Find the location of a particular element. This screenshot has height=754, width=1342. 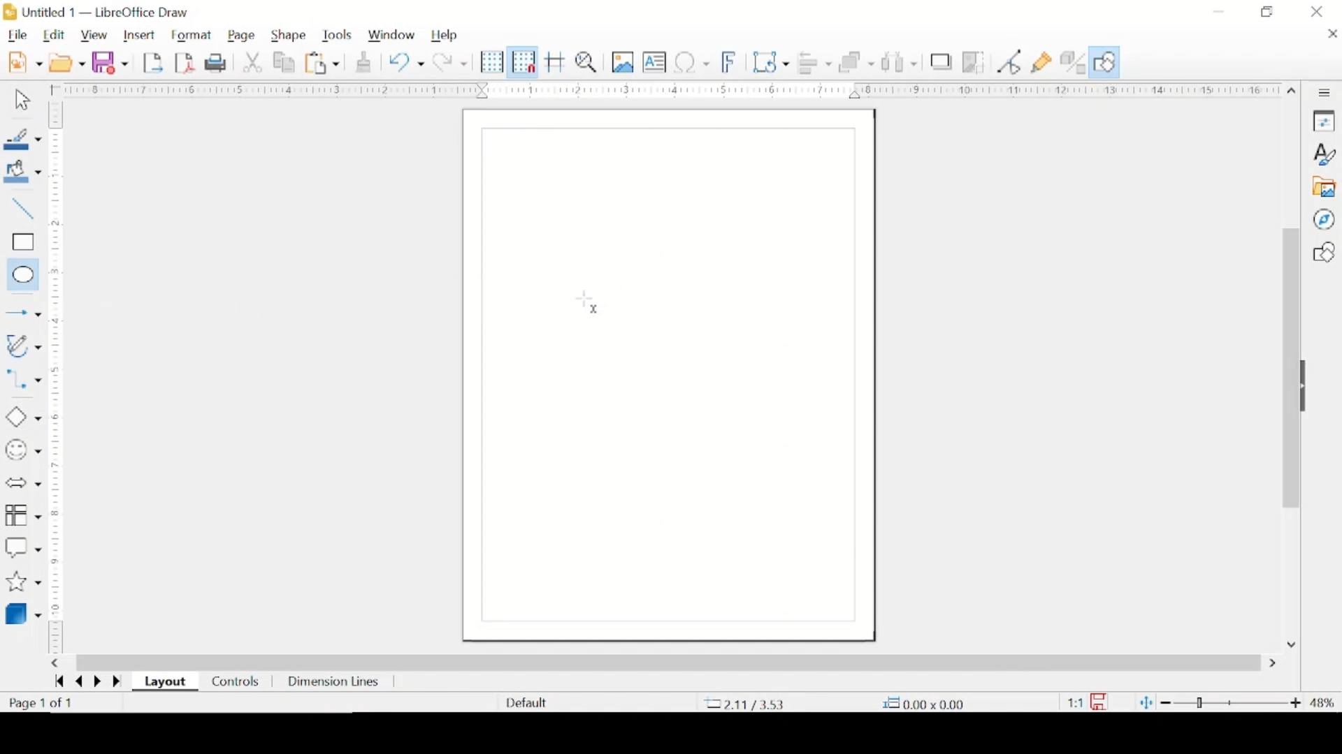

margin is located at coordinates (673, 89).